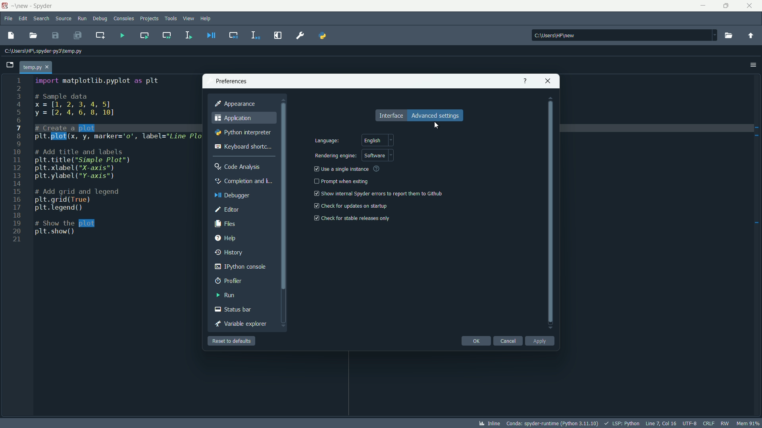 The image size is (762, 428). I want to click on checkbox, so click(315, 181).